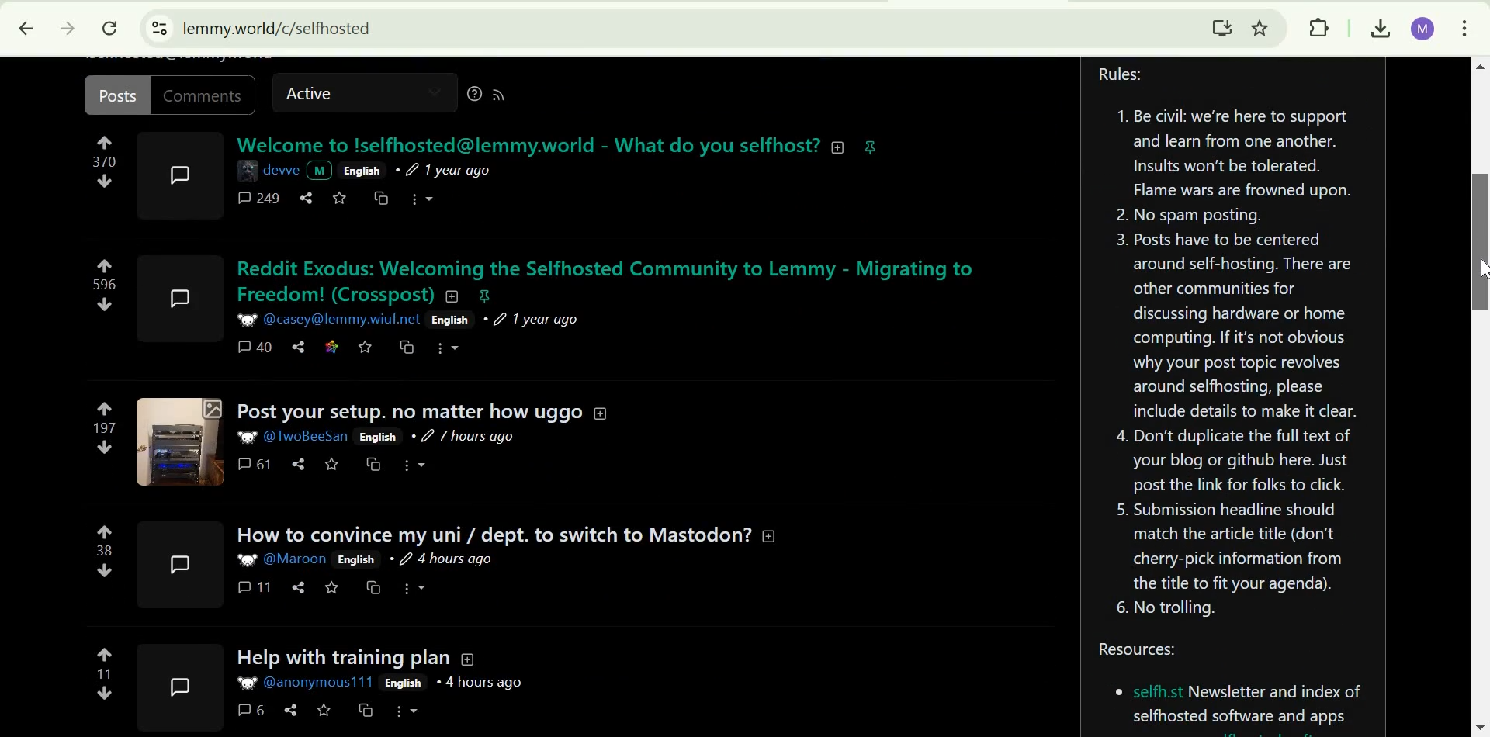 The height and width of the screenshot is (737, 1490). What do you see at coordinates (525, 144) in the screenshot?
I see `welcome text` at bounding box center [525, 144].